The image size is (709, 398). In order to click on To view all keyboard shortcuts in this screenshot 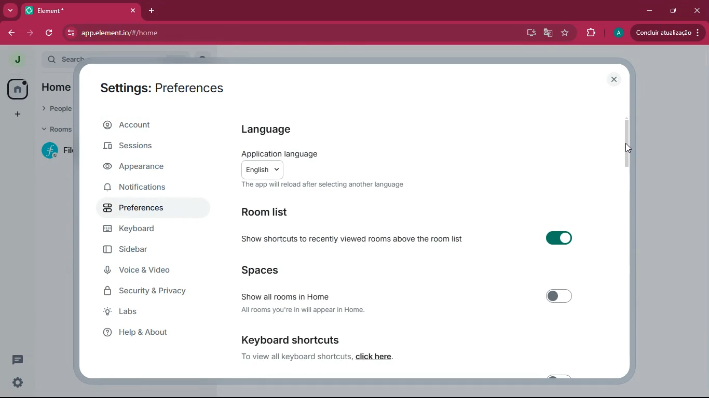, I will do `click(296, 357)`.